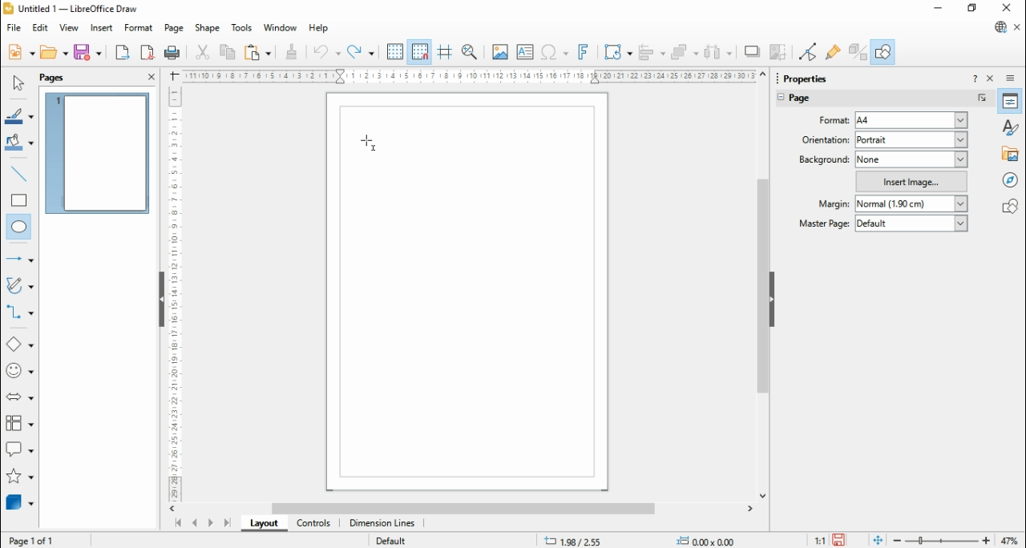 This screenshot has height=548, width=1026. Describe the element at coordinates (584, 51) in the screenshot. I see `insert fontwork text` at that location.